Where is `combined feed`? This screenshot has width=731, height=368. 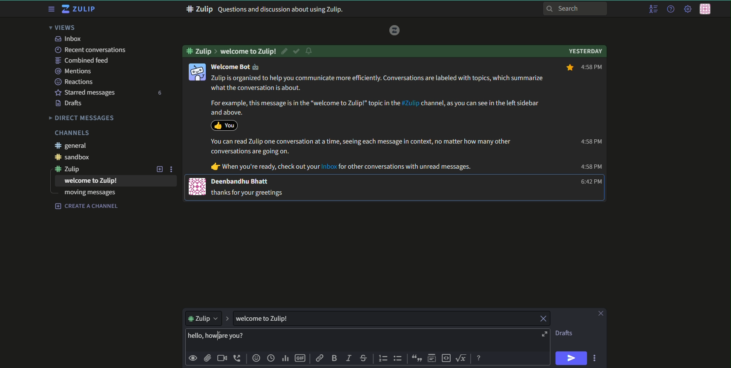 combined feed is located at coordinates (83, 60).